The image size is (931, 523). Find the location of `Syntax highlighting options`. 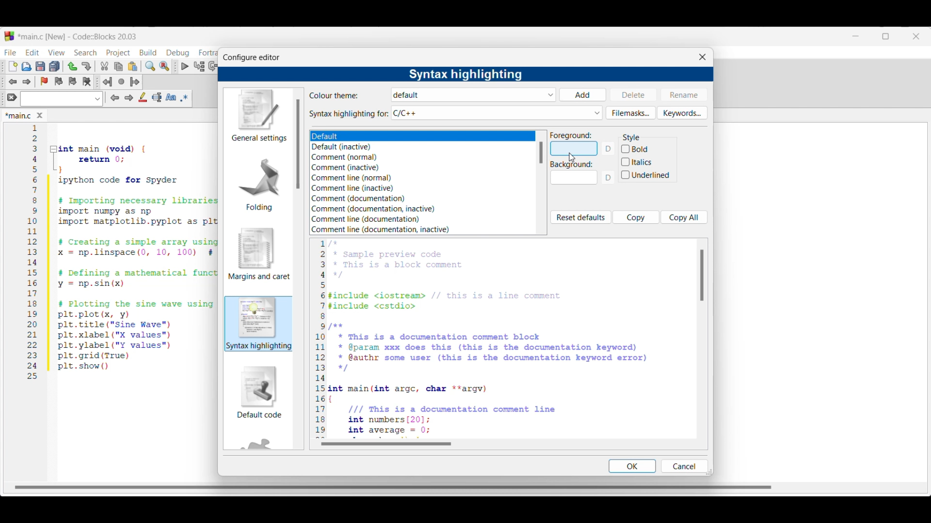

Syntax highlighting options is located at coordinates (497, 113).